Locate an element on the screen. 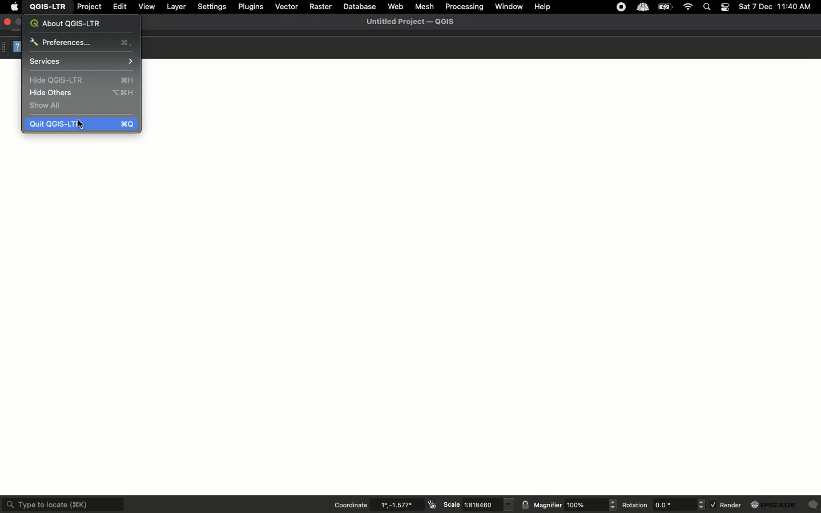  comment is located at coordinates (813, 504).